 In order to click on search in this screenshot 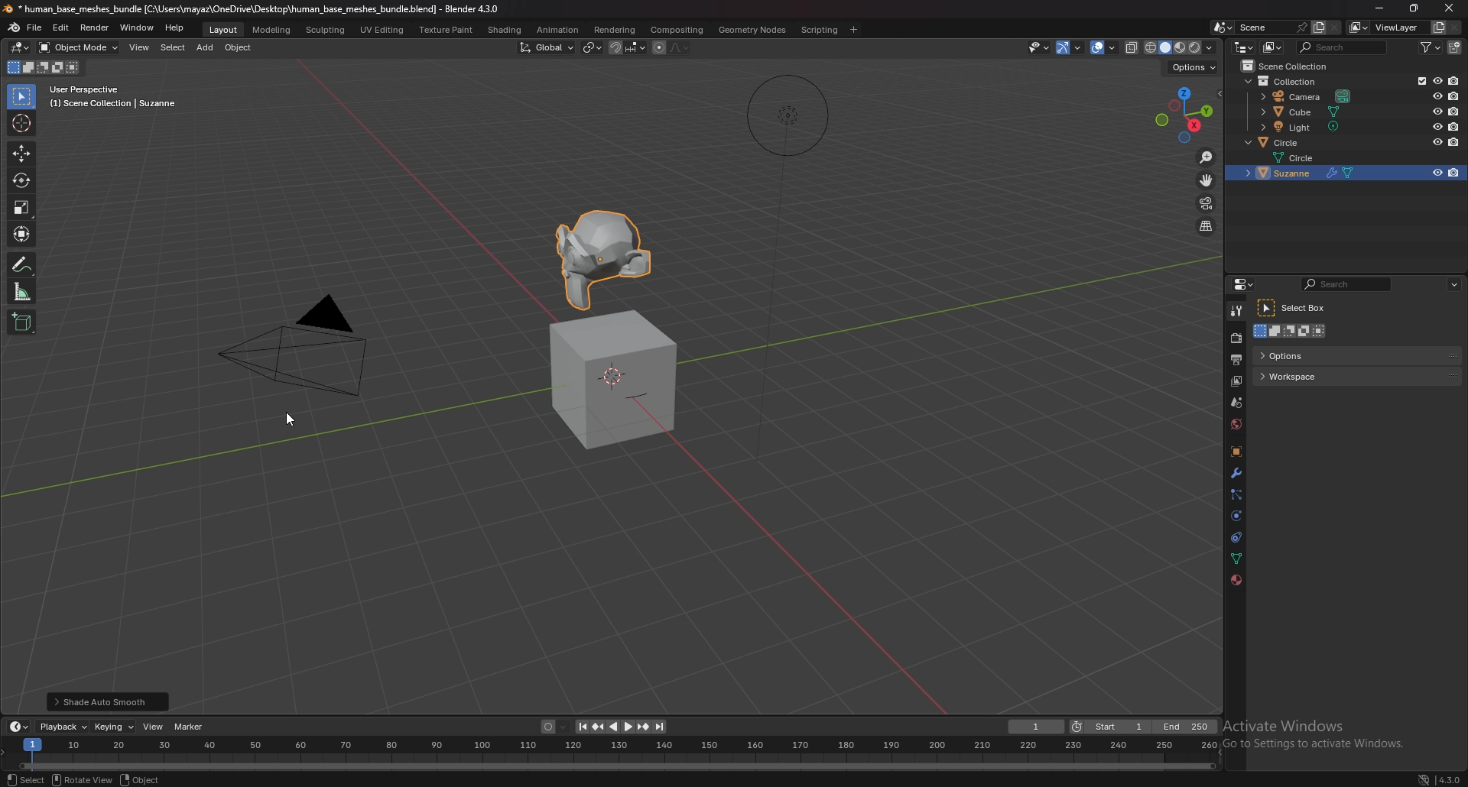, I will do `click(1348, 284)`.